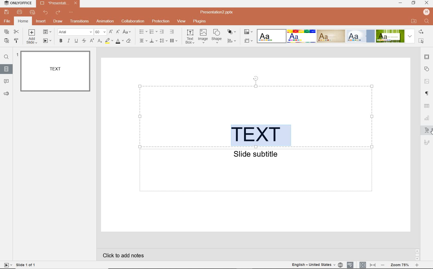  I want to click on FIND, so click(6, 57).